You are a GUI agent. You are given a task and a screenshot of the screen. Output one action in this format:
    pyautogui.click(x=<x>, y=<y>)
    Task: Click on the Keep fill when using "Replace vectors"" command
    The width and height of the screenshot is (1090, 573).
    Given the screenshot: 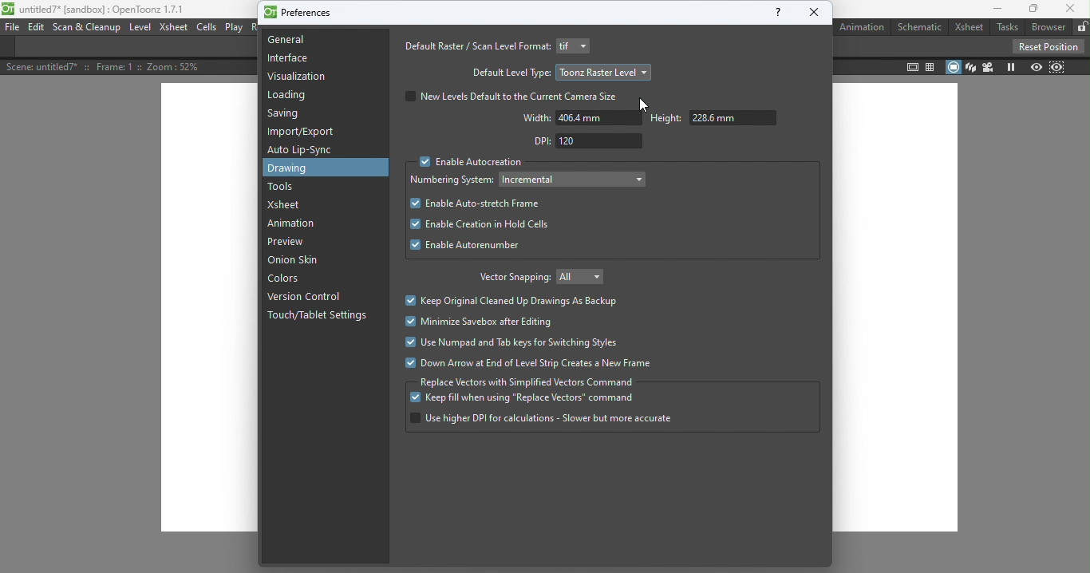 What is the action you would take?
    pyautogui.click(x=530, y=399)
    